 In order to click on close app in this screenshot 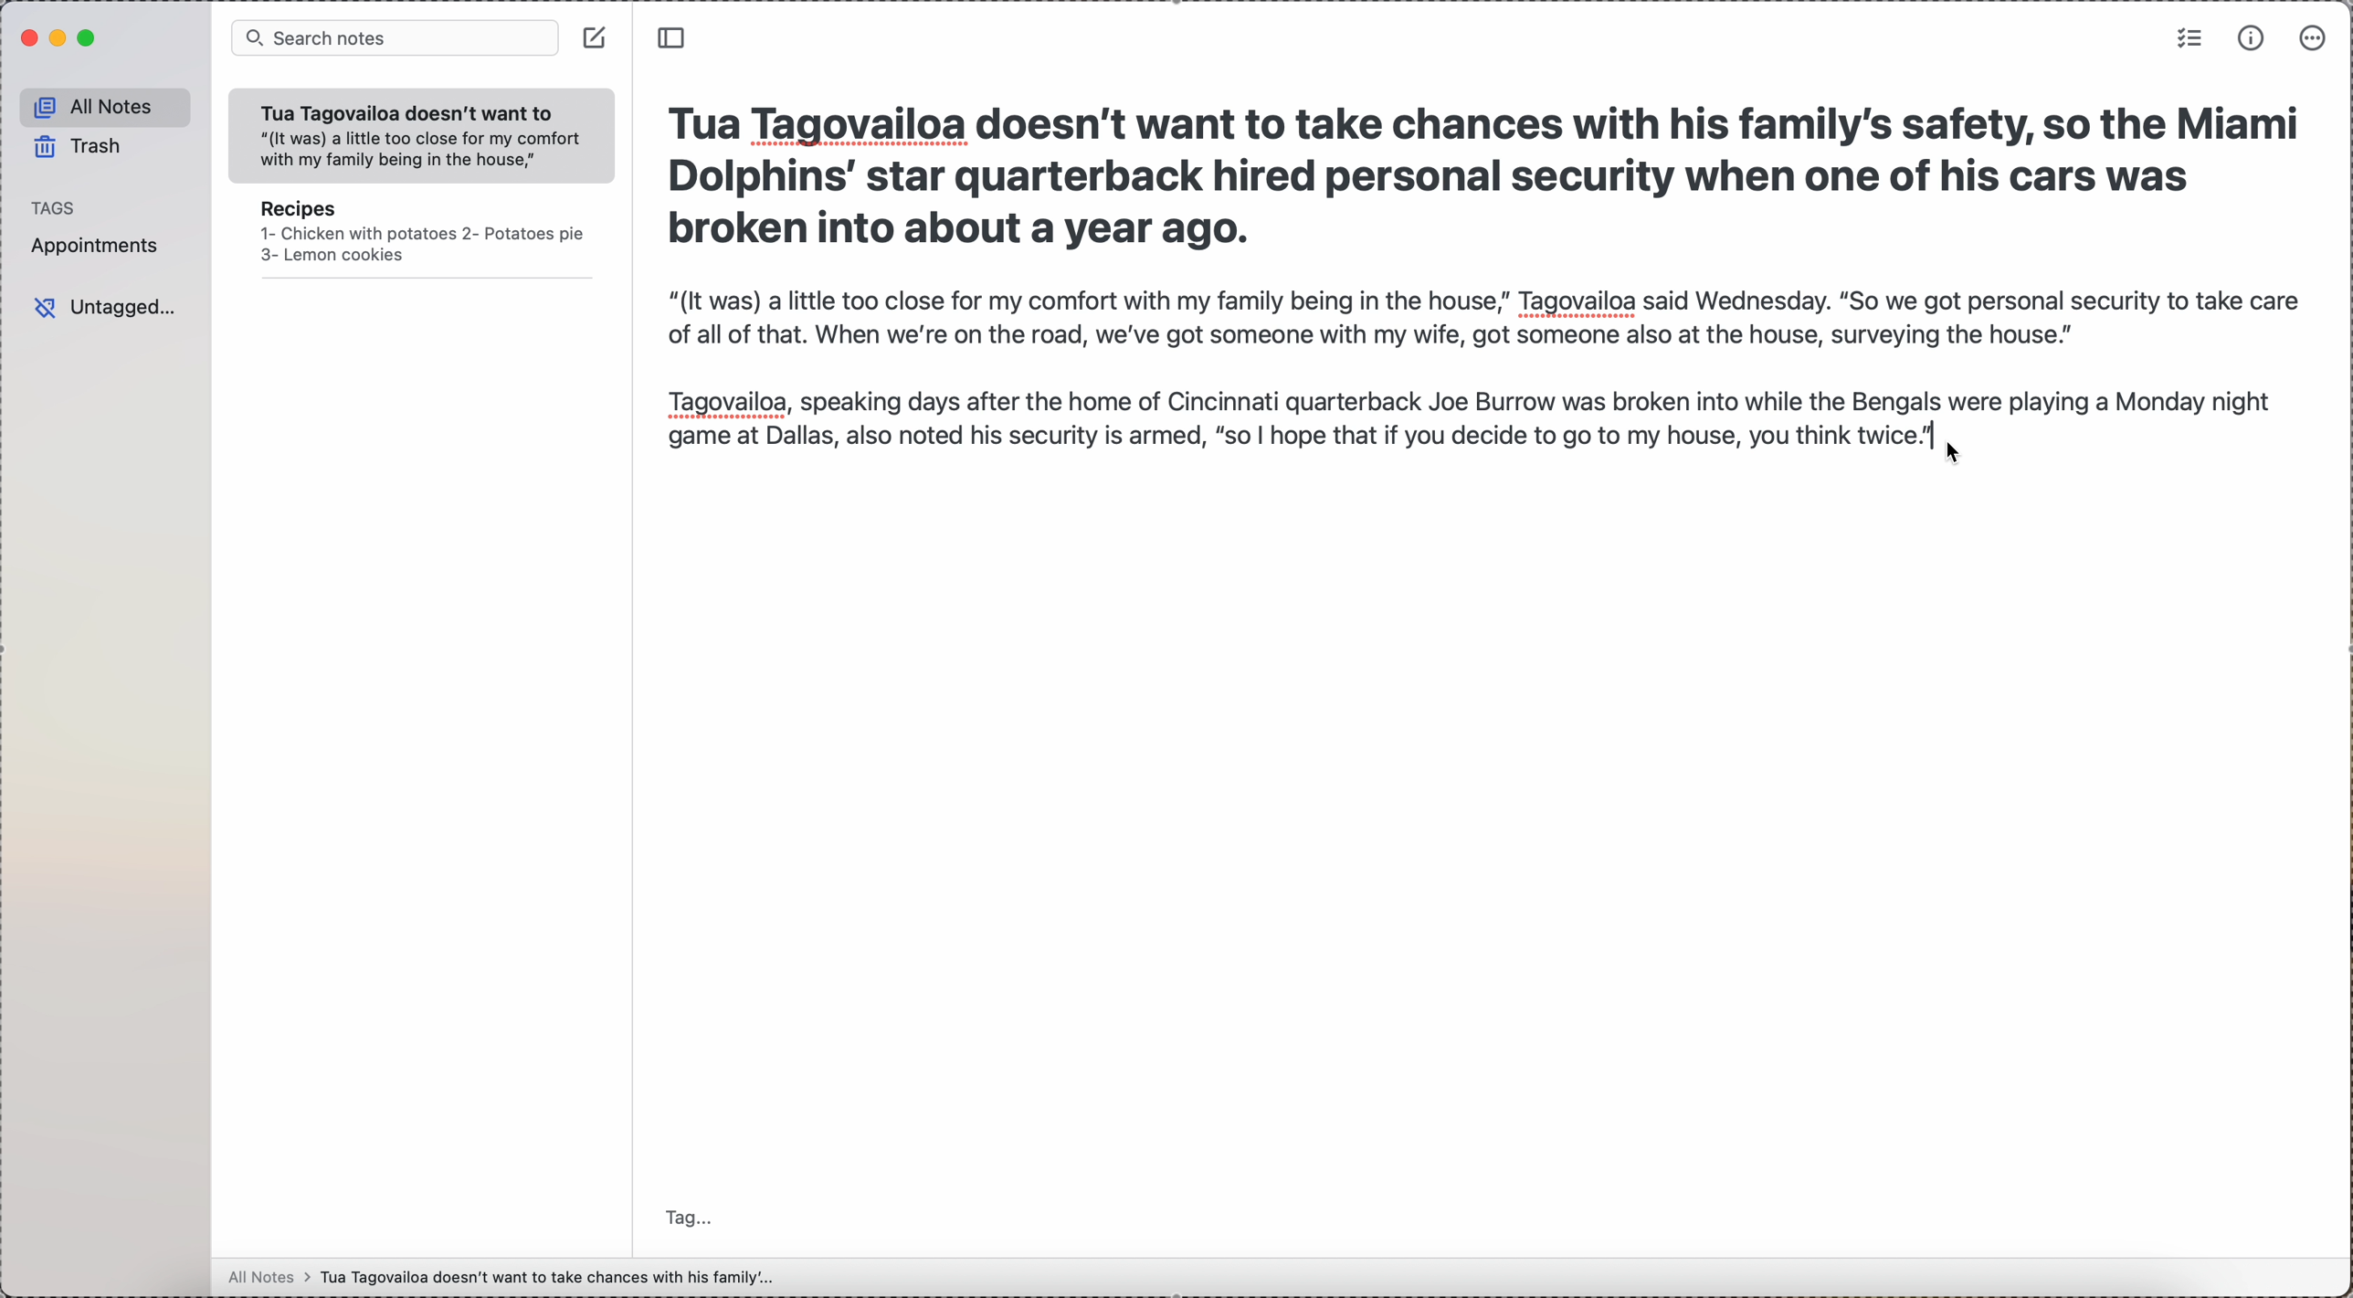, I will do `click(27, 39)`.